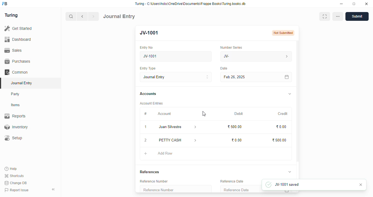 This screenshot has width=373, height=197. Describe the element at coordinates (324, 16) in the screenshot. I see `toggle between form and full width` at that location.